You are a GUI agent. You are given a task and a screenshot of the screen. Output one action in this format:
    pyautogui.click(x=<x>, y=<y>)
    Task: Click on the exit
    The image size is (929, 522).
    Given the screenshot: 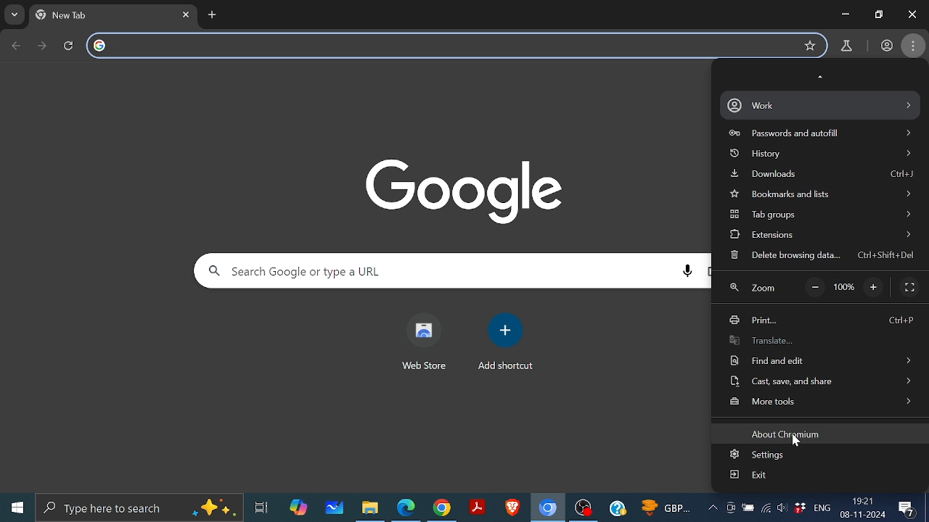 What is the action you would take?
    pyautogui.click(x=749, y=475)
    